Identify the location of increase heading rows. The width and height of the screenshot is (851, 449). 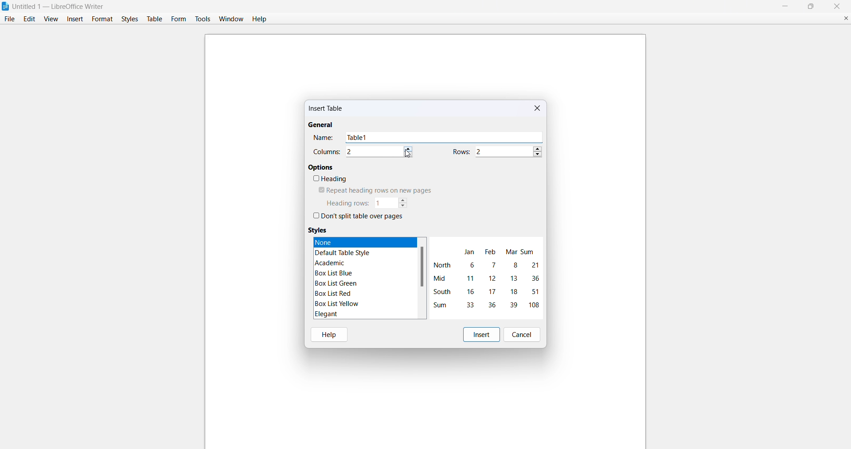
(403, 199).